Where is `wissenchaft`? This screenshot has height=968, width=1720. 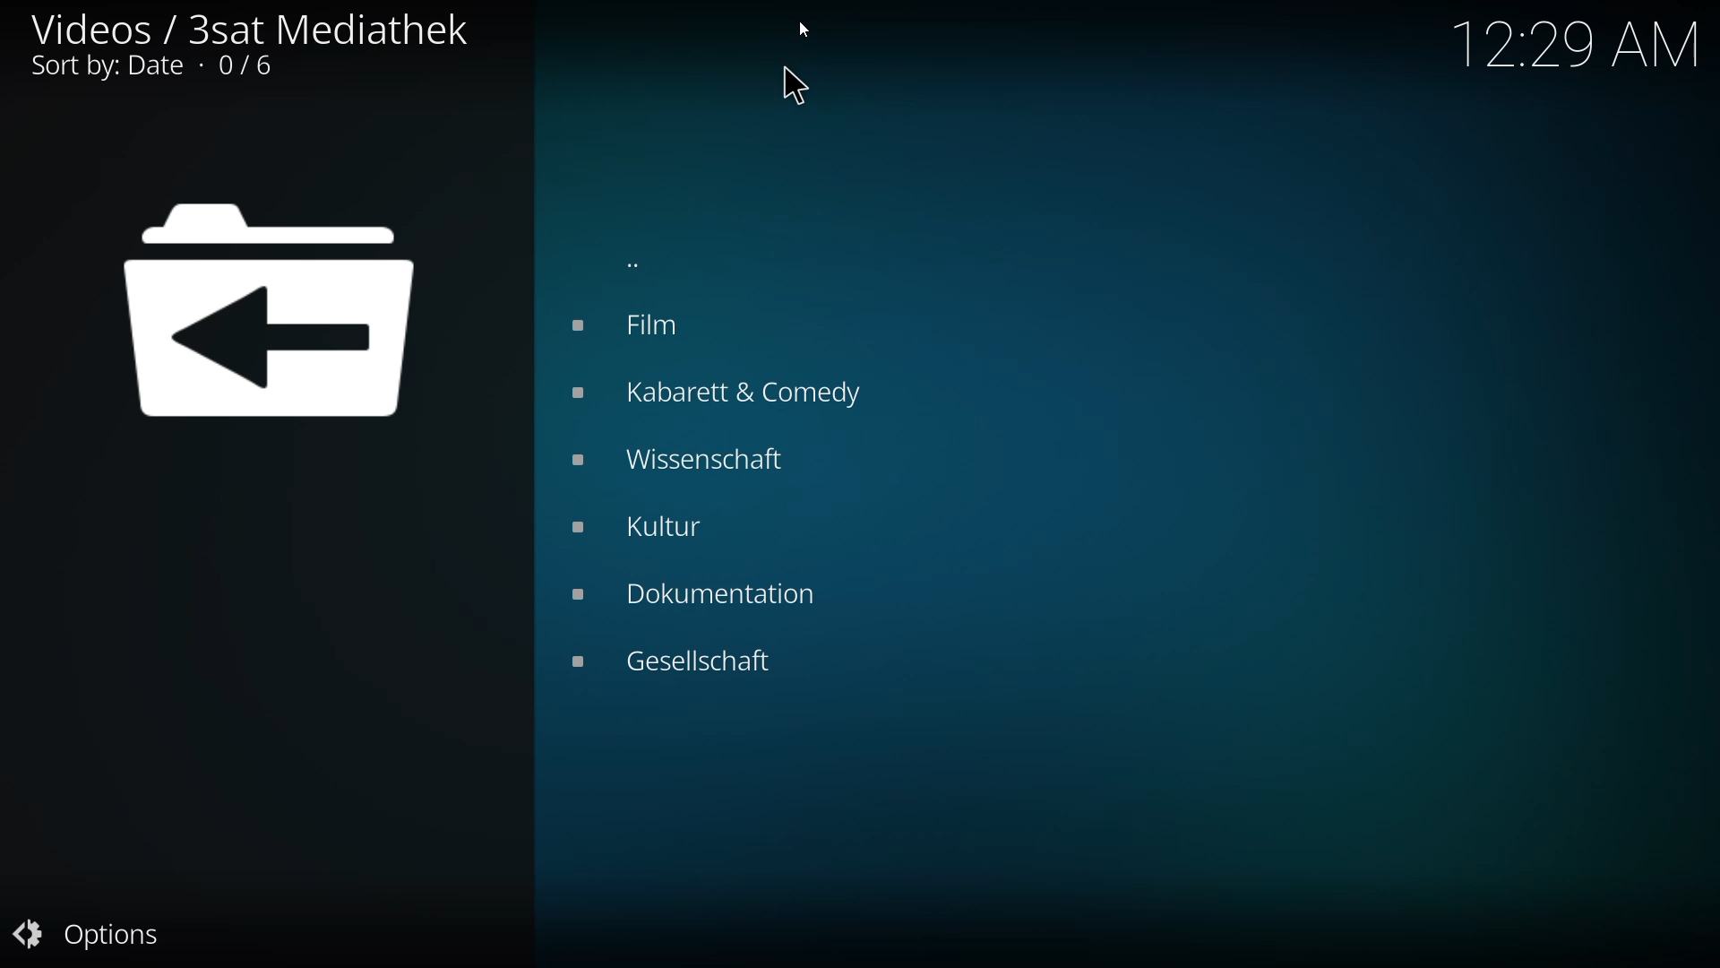 wissenchaft is located at coordinates (678, 458).